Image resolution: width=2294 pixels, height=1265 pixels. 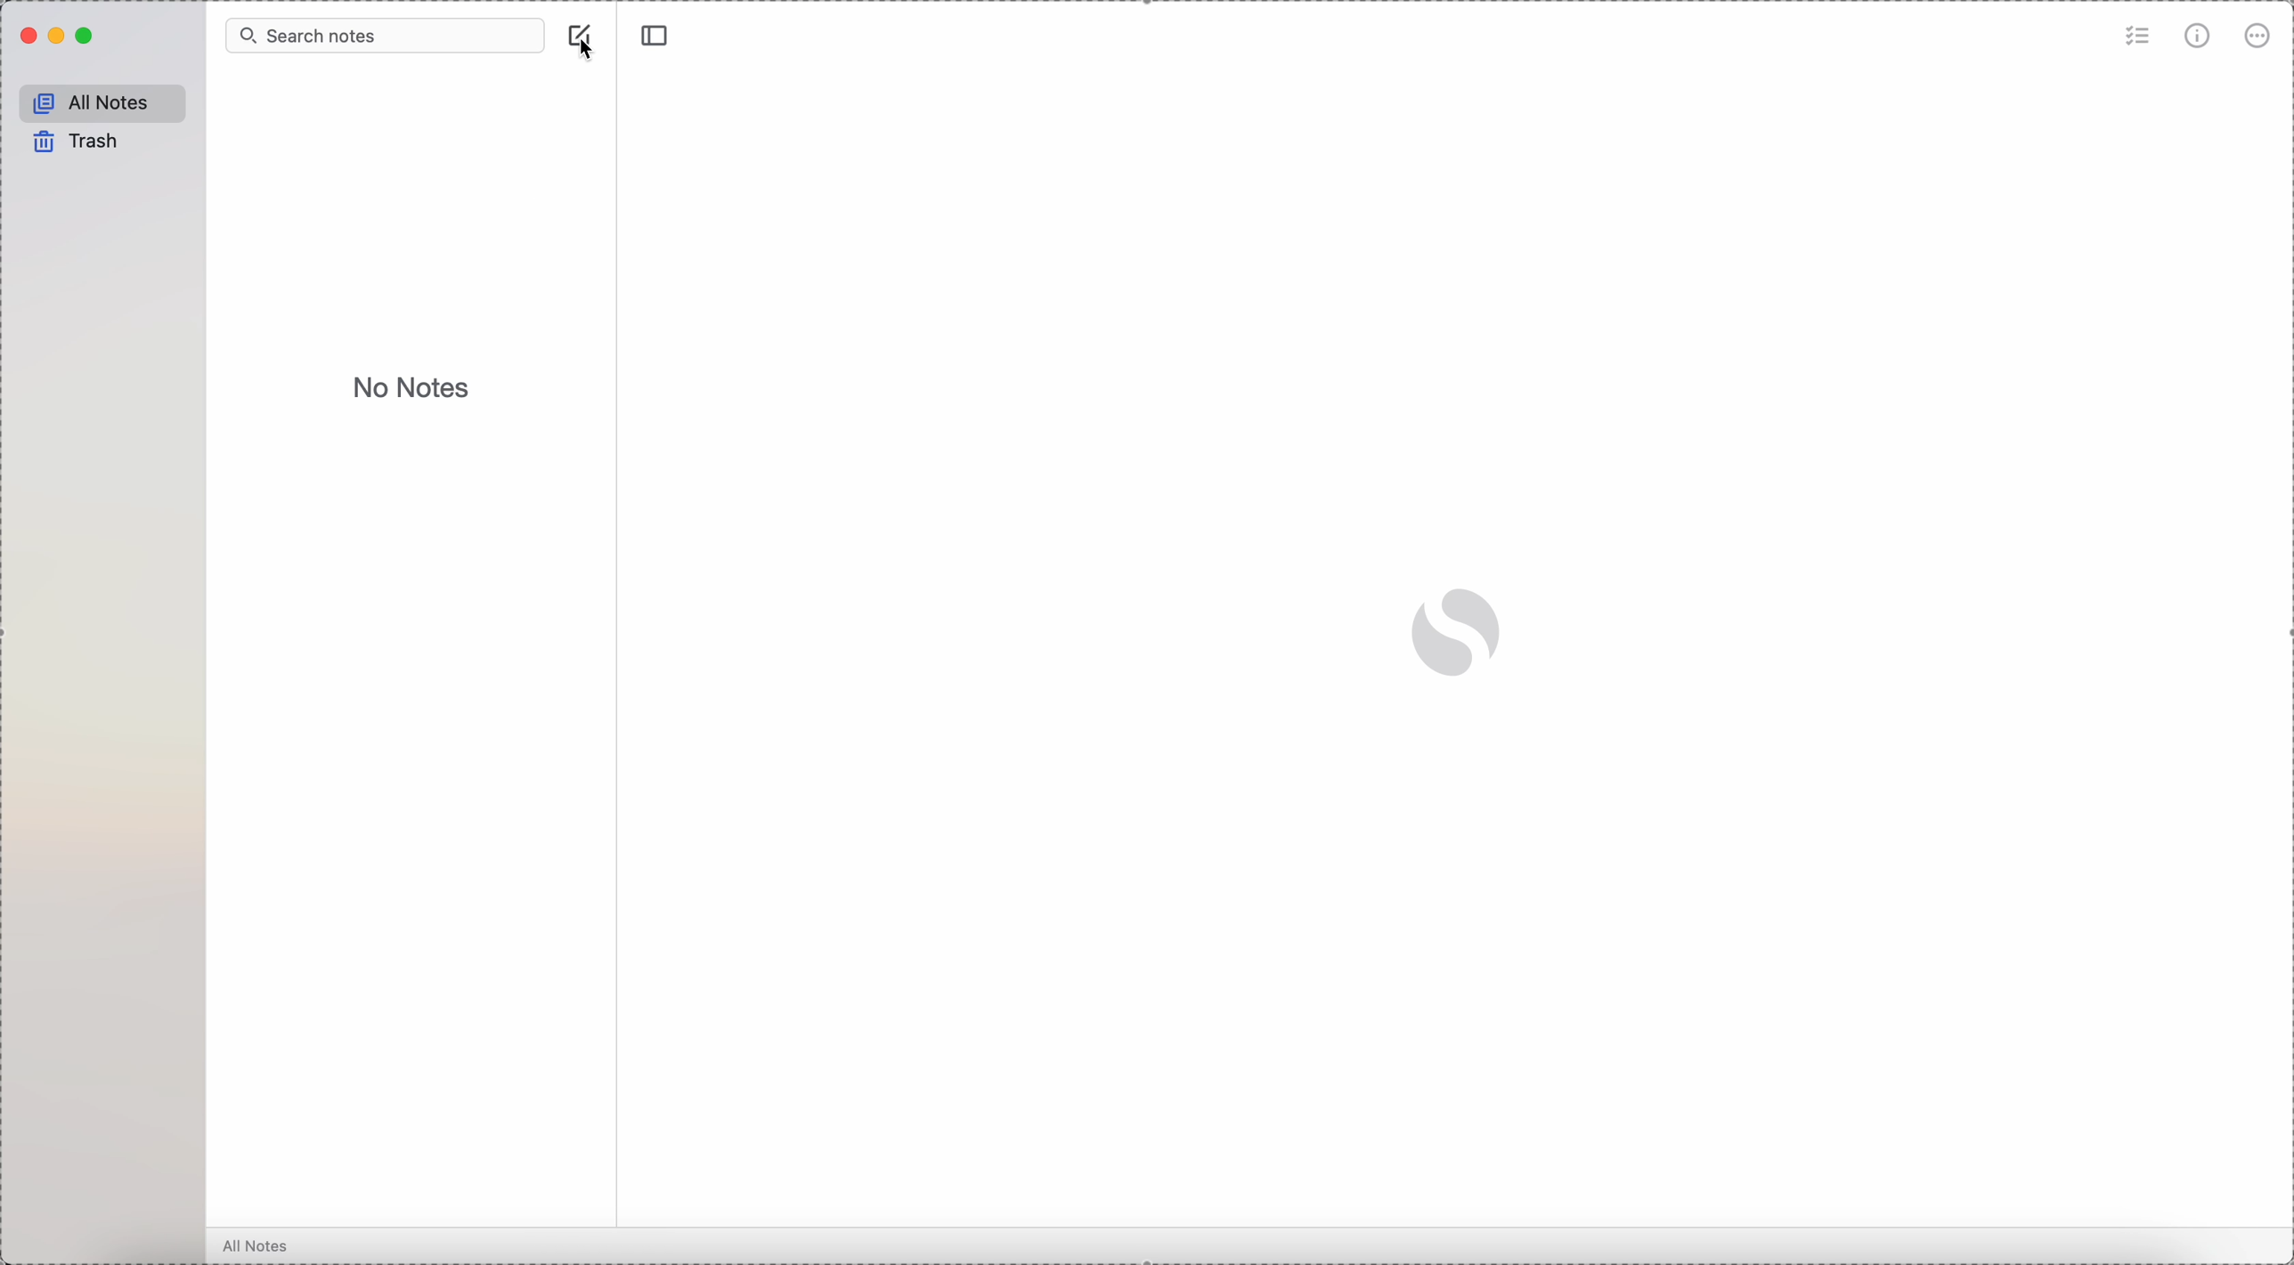 What do you see at coordinates (411, 388) in the screenshot?
I see `no notes` at bounding box center [411, 388].